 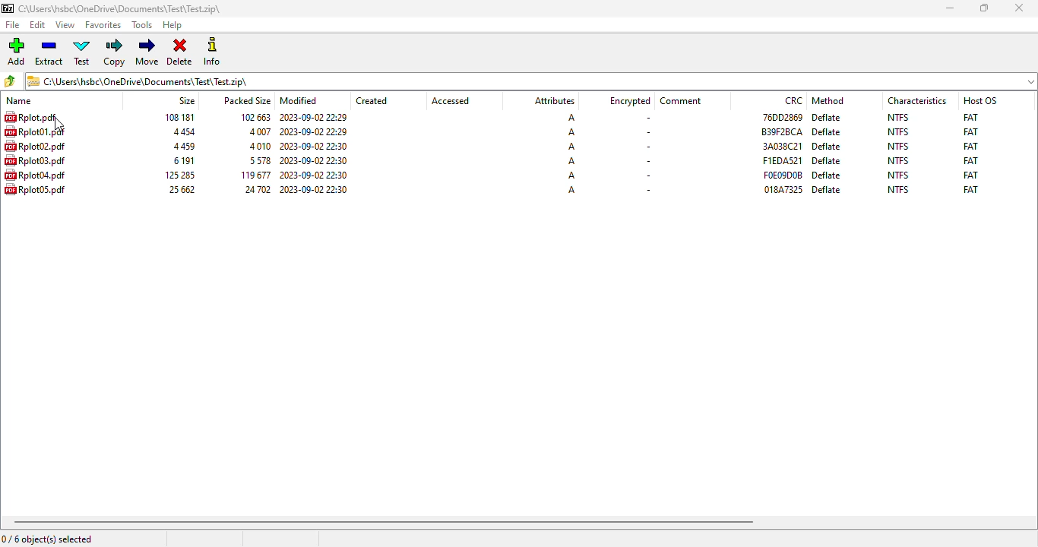 I want to click on modified date & time, so click(x=314, y=131).